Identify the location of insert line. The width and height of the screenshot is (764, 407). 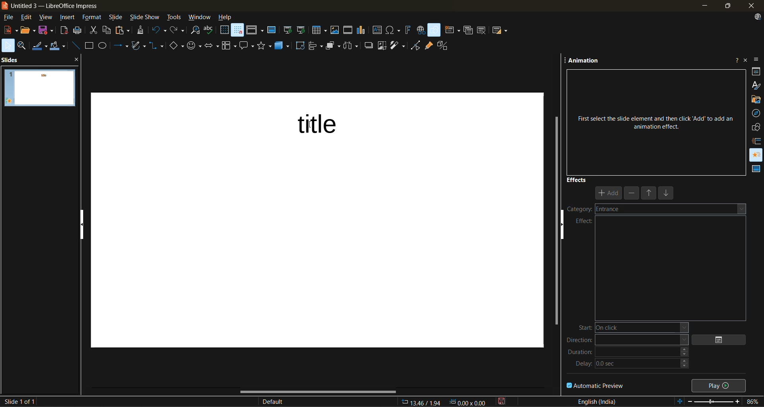
(76, 46).